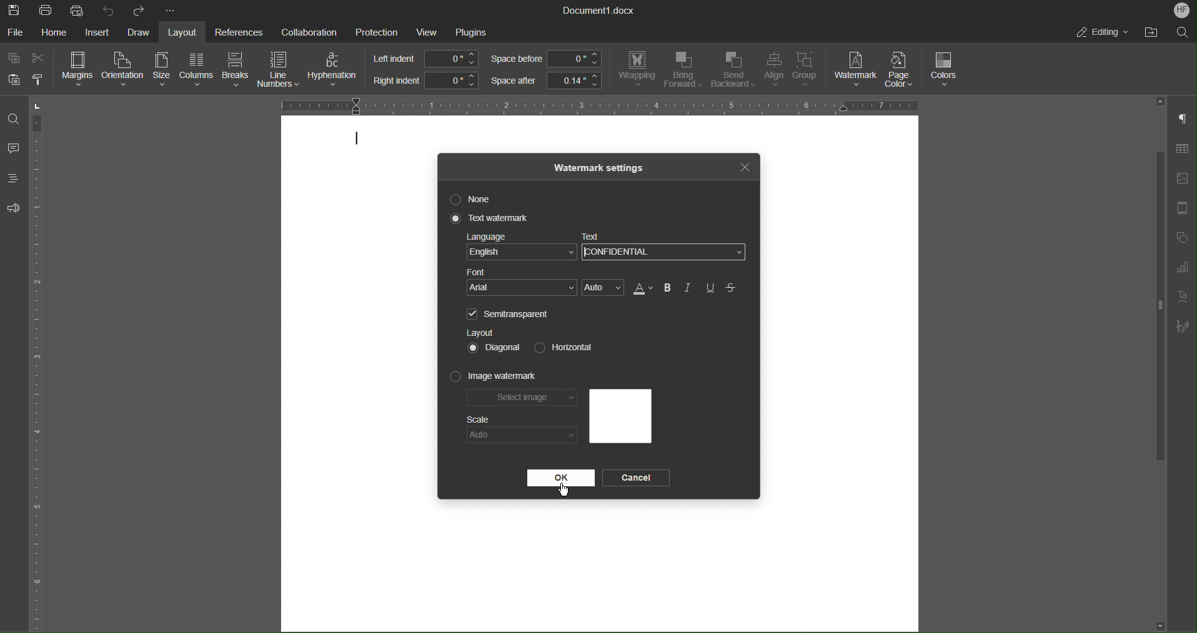  I want to click on Diagonal, so click(495, 346).